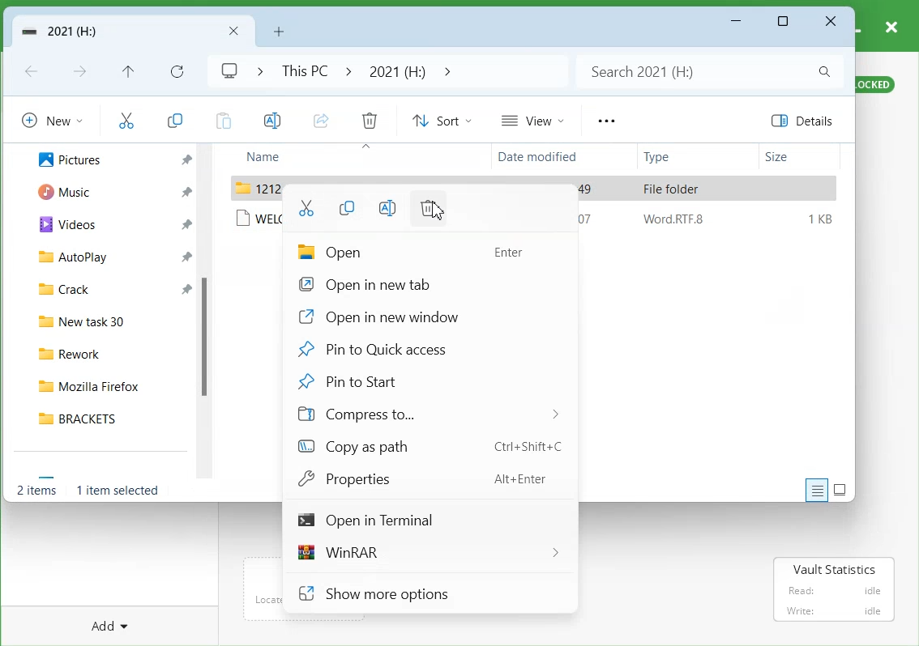  I want to click on Videos, so click(64, 225).